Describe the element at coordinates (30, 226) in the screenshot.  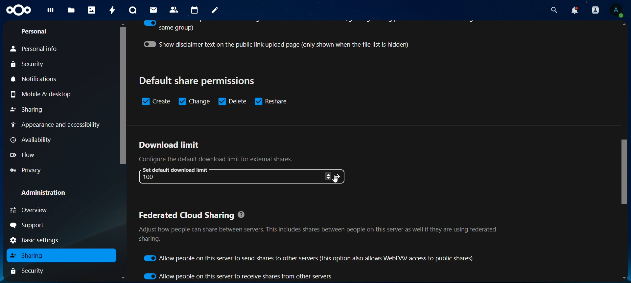
I see `support` at that location.